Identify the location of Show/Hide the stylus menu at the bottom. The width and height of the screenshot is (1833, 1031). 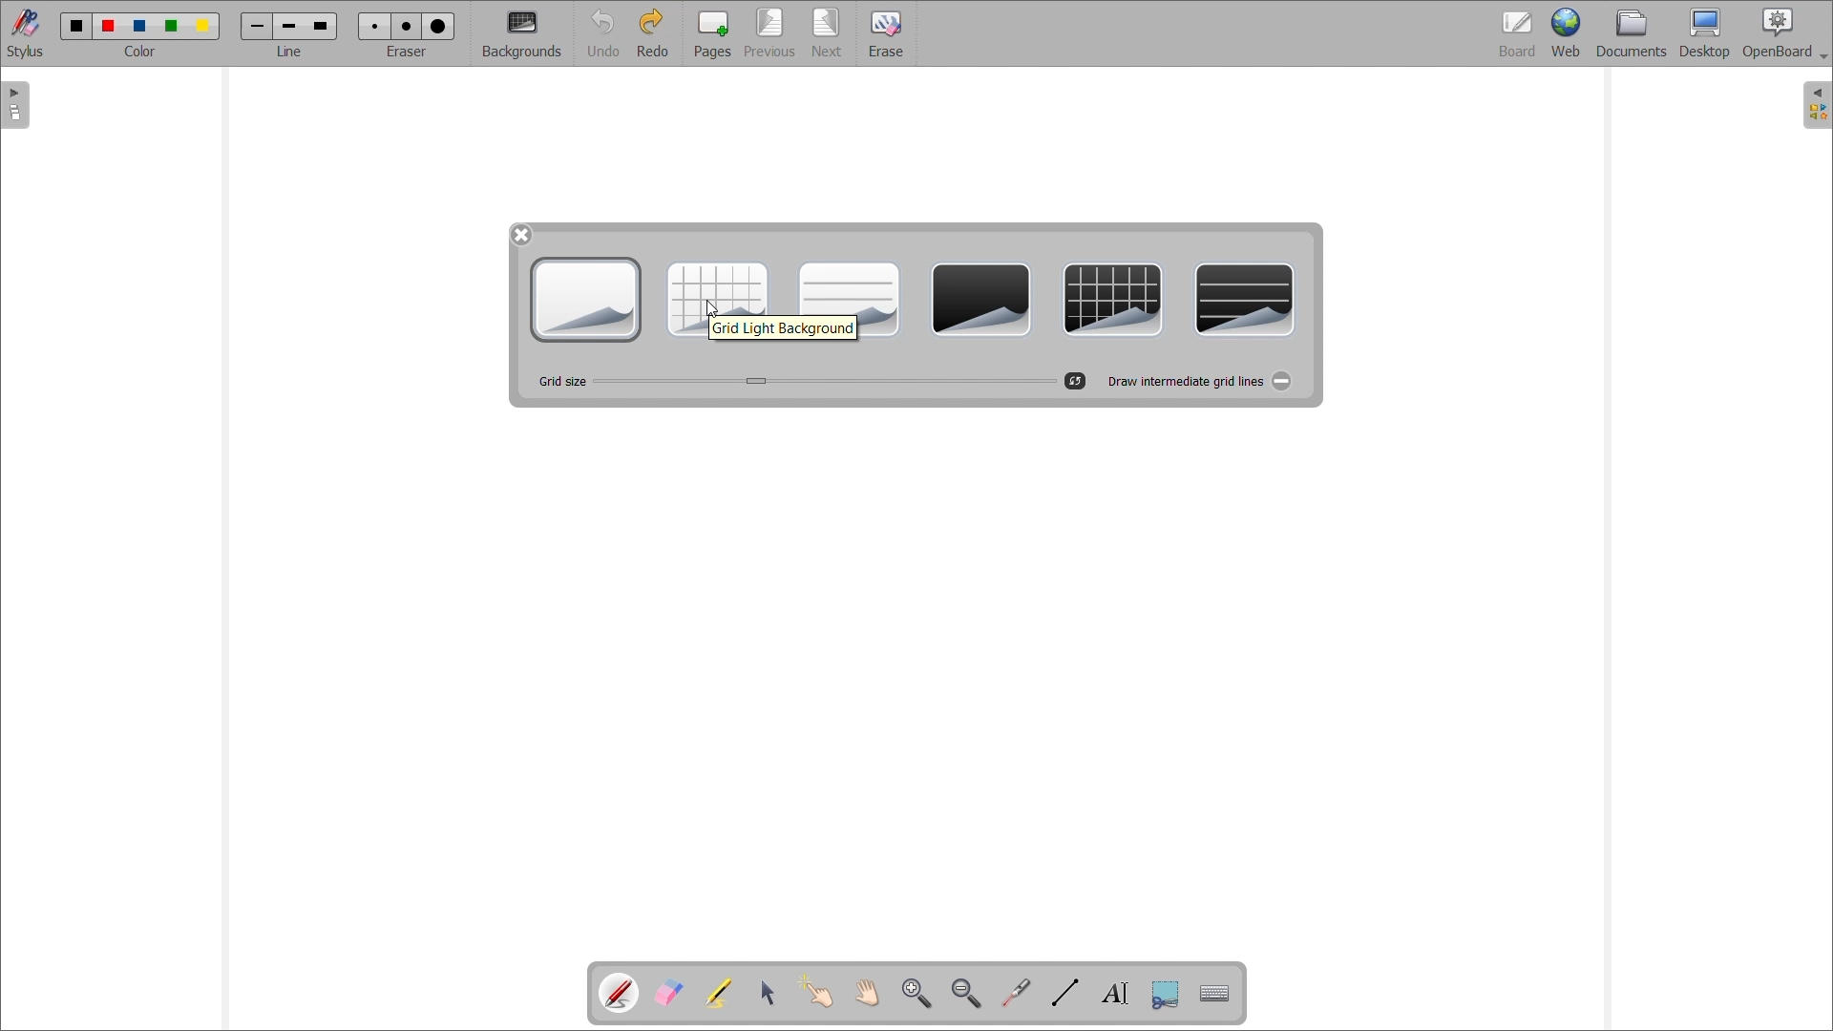
(26, 33).